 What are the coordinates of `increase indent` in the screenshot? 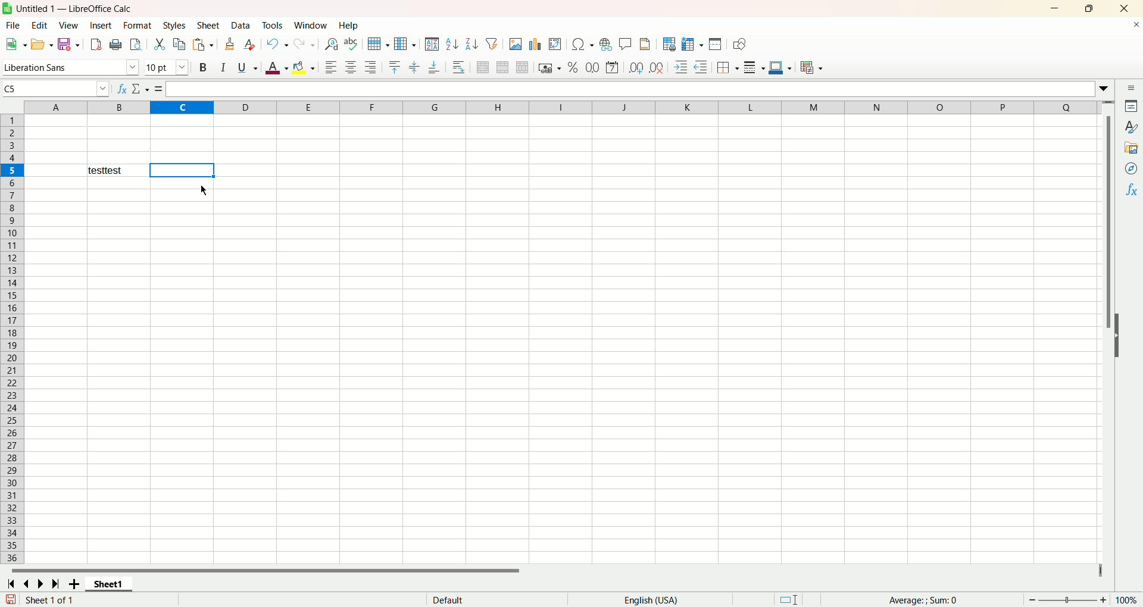 It's located at (680, 68).